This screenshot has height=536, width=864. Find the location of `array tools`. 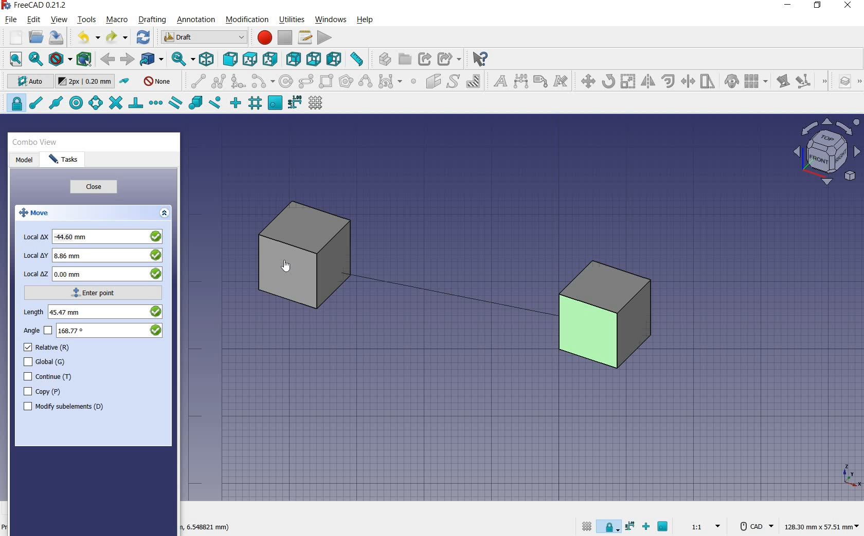

array tools is located at coordinates (755, 81).